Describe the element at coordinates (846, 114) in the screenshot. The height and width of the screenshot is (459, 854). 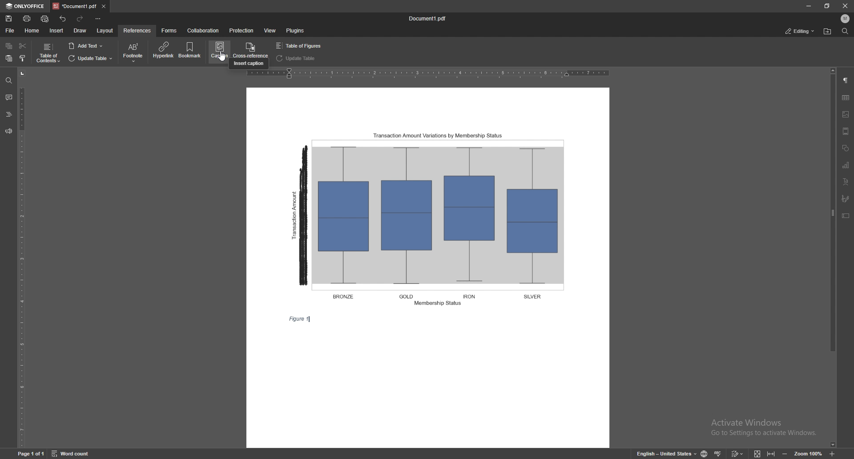
I see `image` at that location.